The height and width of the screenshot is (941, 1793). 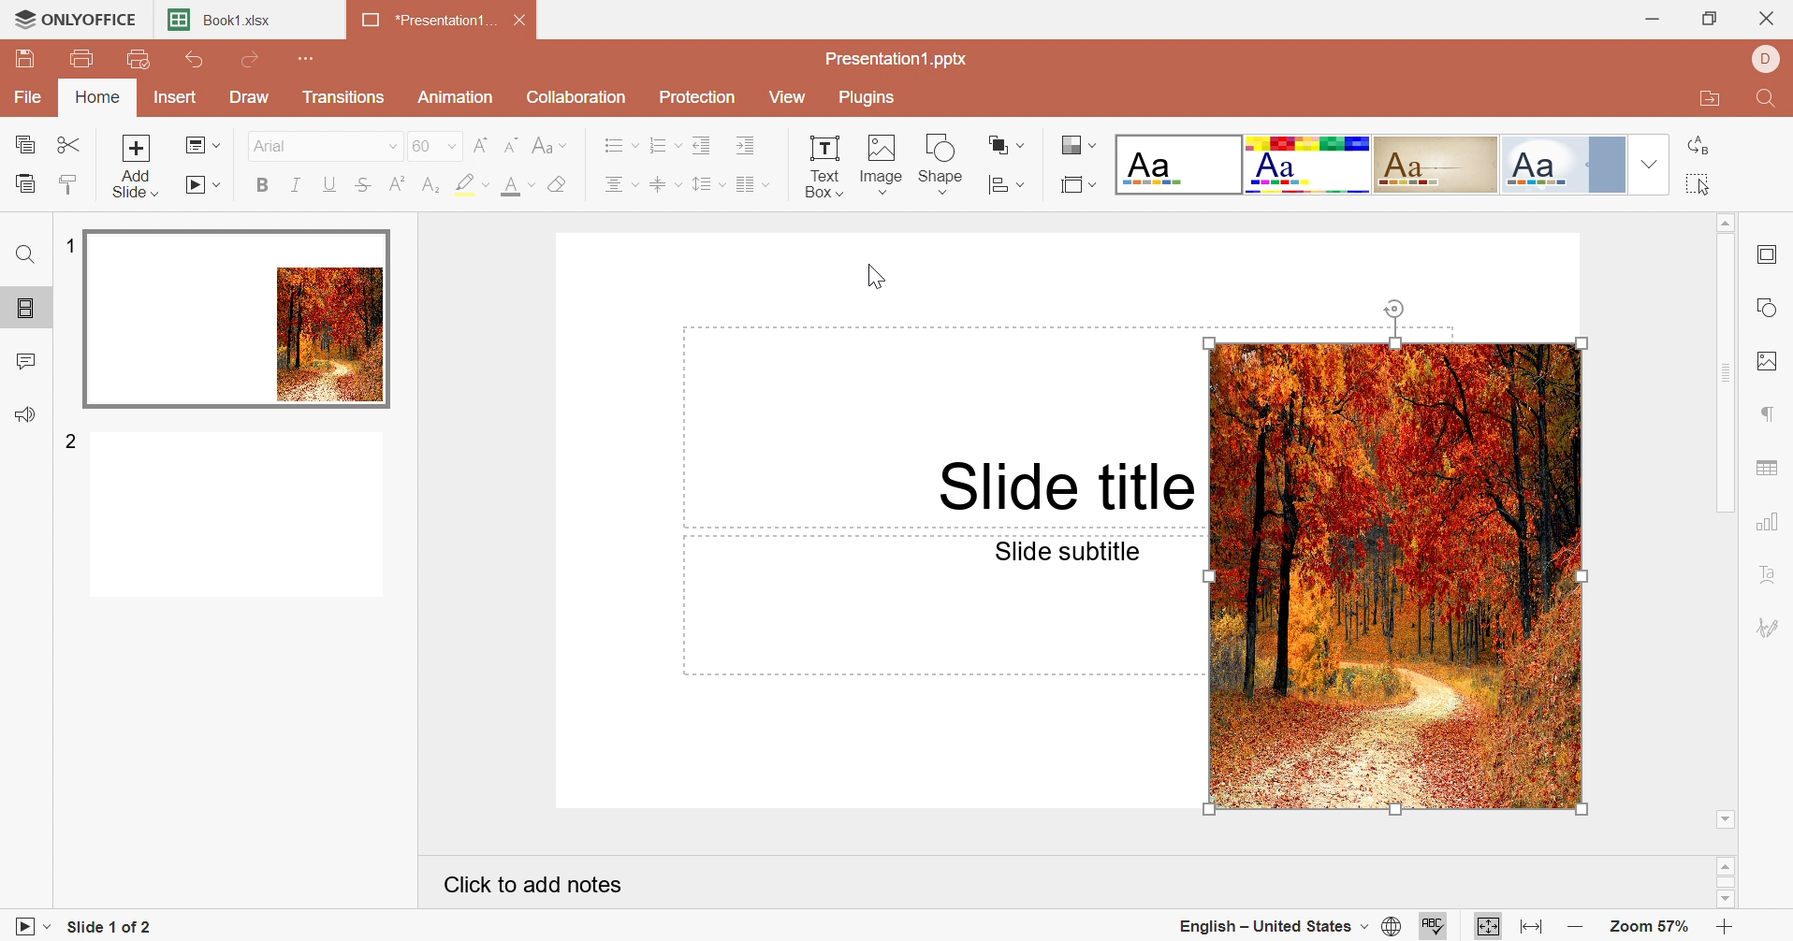 What do you see at coordinates (253, 60) in the screenshot?
I see `Redo` at bounding box center [253, 60].